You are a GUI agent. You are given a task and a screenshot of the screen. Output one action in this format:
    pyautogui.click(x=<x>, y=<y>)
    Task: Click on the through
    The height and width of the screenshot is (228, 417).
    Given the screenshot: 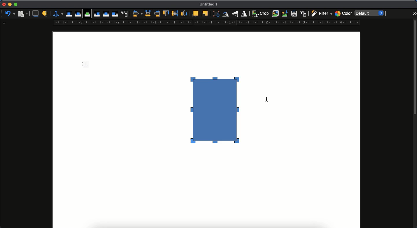 What is the action you would take?
    pyautogui.click(x=106, y=14)
    